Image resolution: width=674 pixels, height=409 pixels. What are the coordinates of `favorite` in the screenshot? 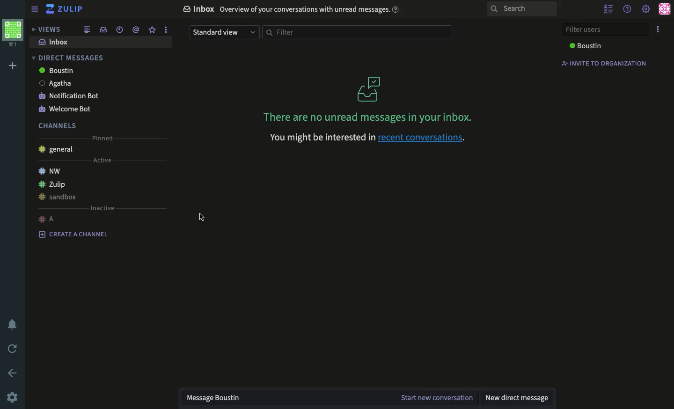 It's located at (152, 30).